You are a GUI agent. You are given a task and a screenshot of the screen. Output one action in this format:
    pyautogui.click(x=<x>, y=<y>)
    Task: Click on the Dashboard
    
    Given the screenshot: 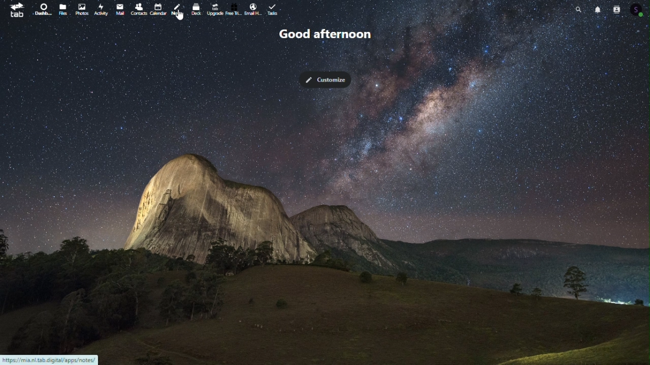 What is the action you would take?
    pyautogui.click(x=40, y=9)
    